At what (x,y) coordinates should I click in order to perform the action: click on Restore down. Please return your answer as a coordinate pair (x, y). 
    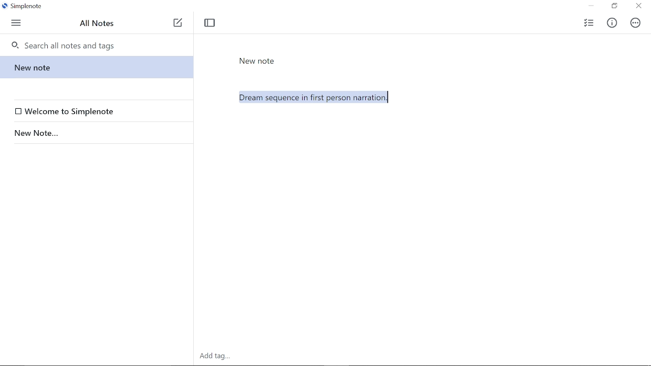
    Looking at the image, I should click on (614, 7).